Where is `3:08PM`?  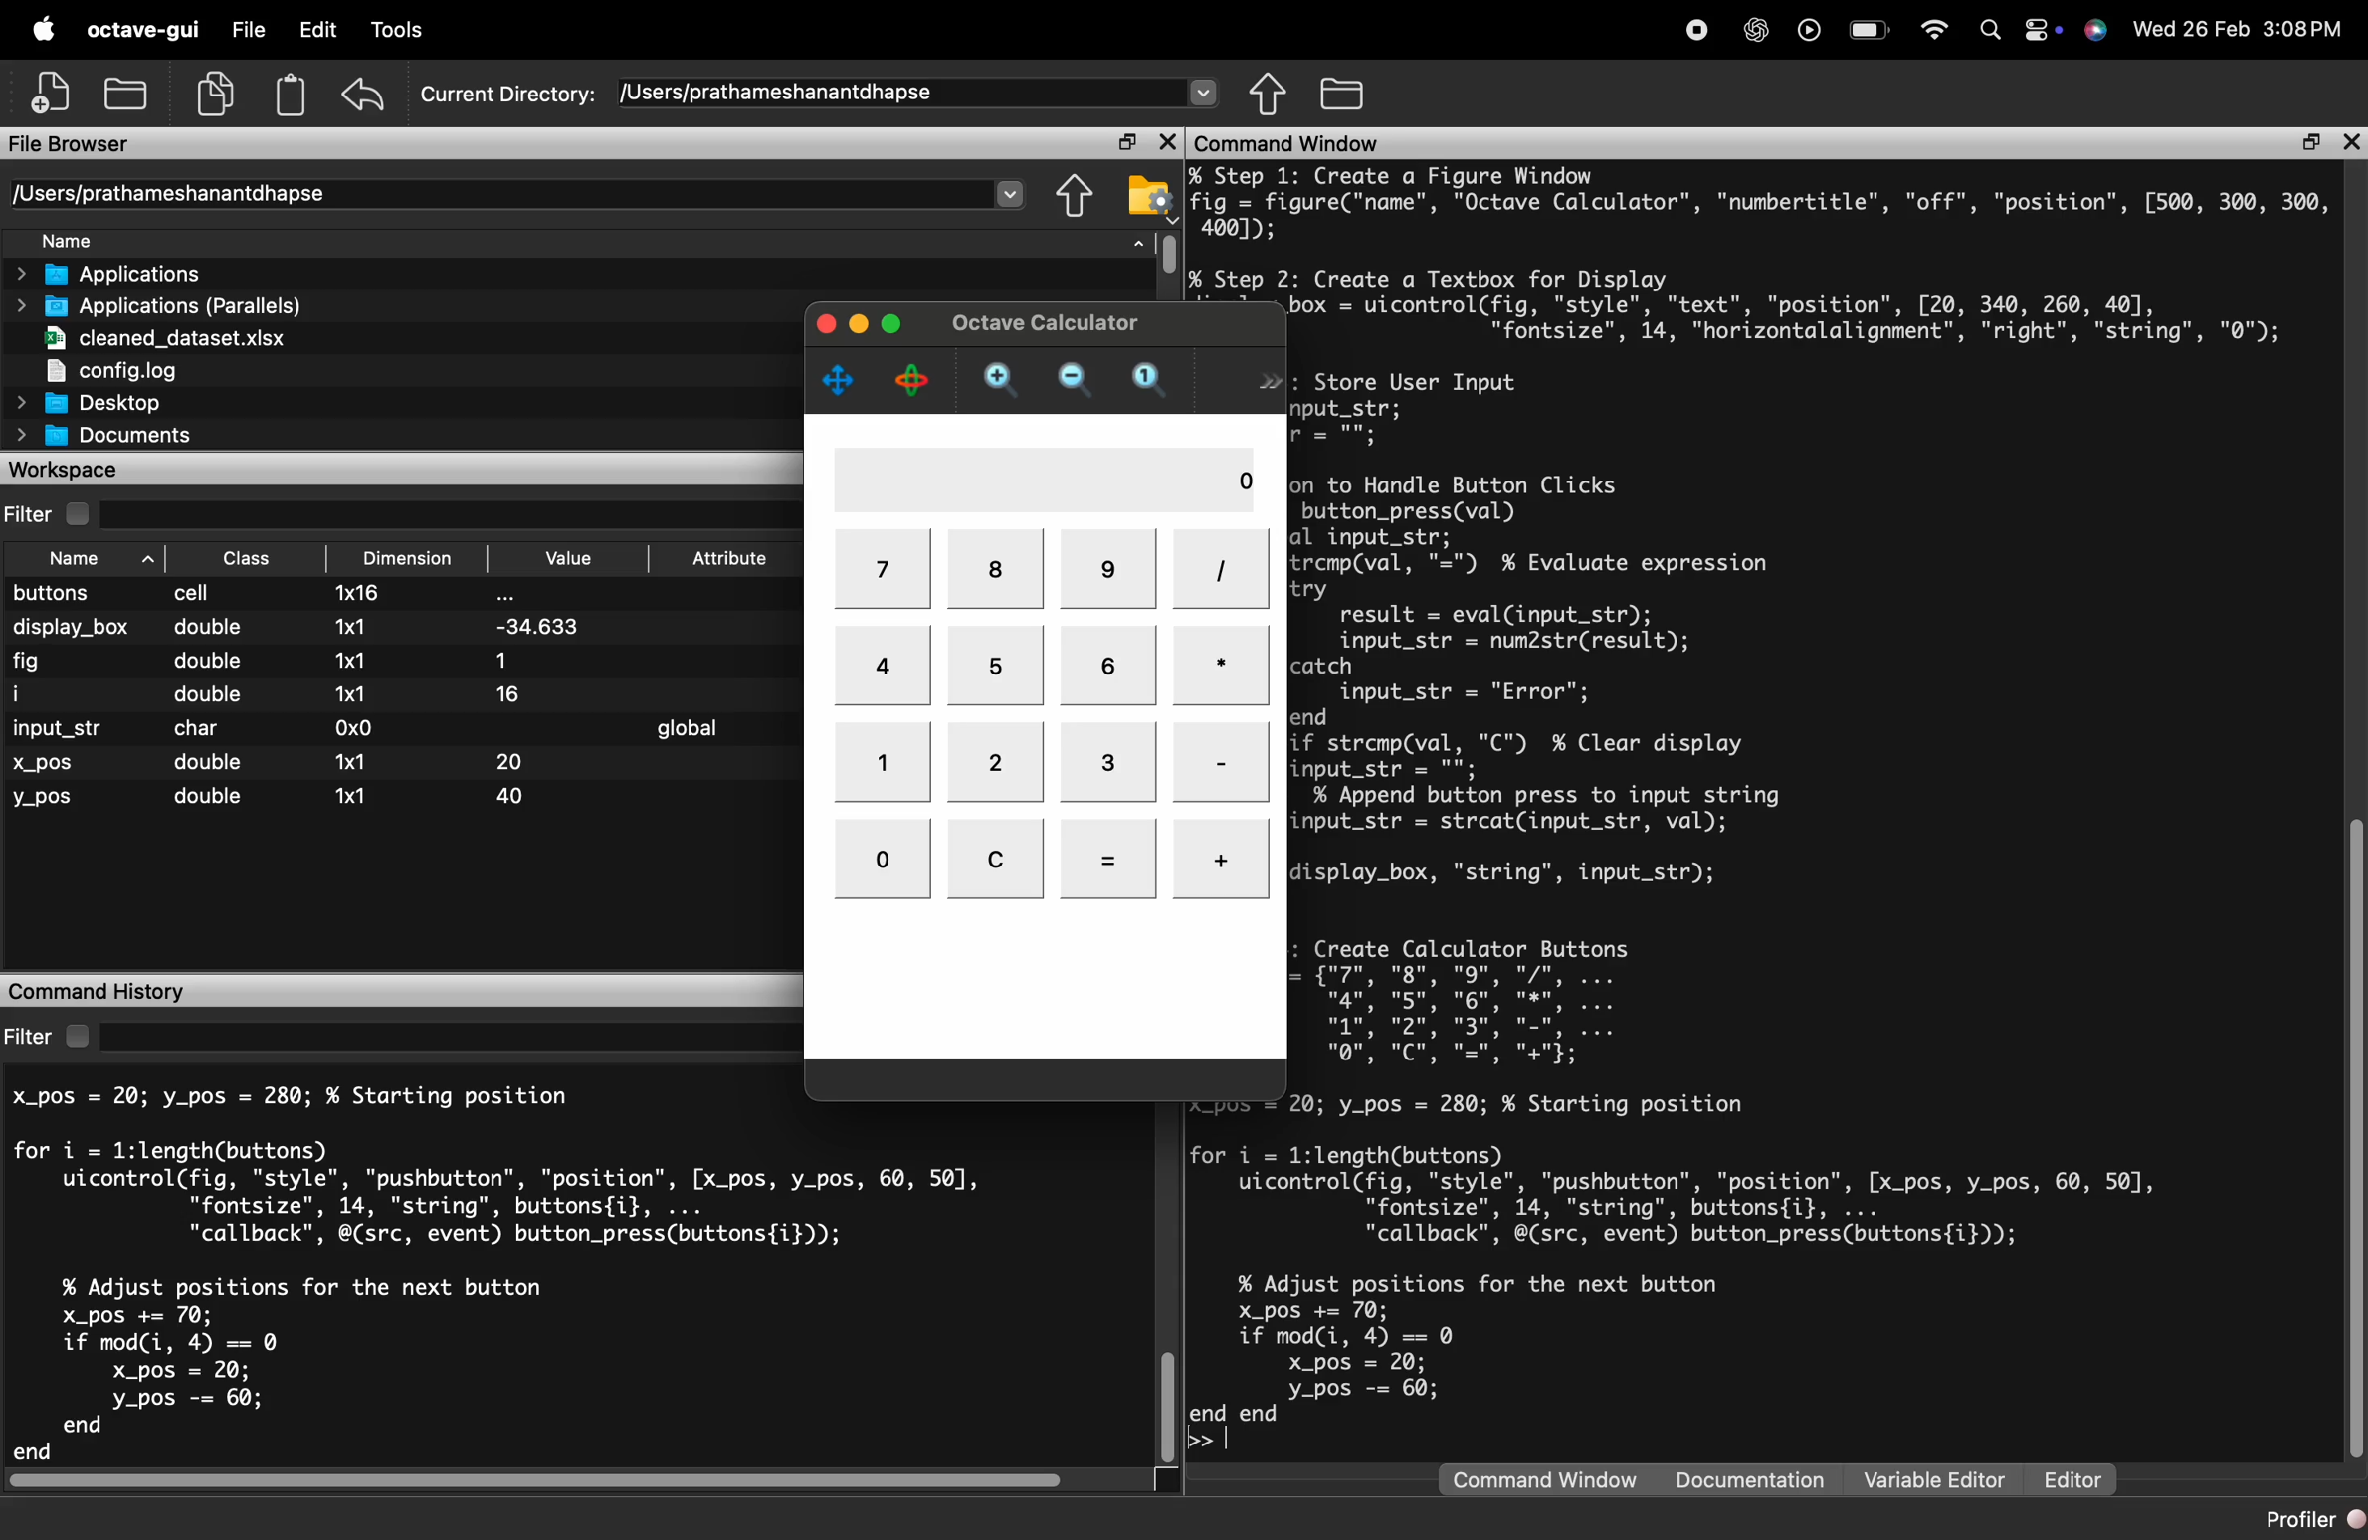 3:08PM is located at coordinates (2300, 30).